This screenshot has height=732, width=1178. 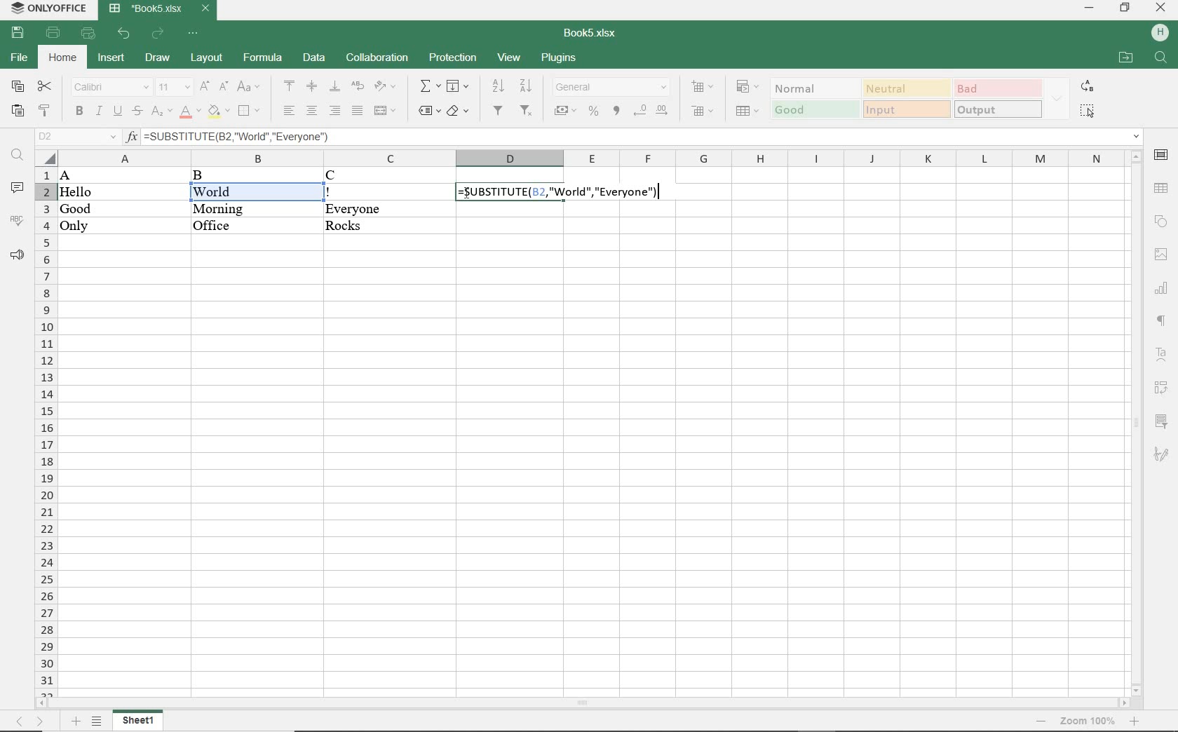 What do you see at coordinates (219, 225) in the screenshot?
I see `Office` at bounding box center [219, 225].